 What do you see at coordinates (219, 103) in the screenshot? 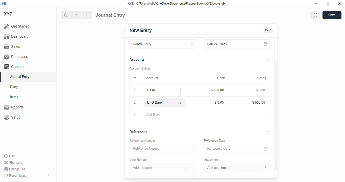
I see `$0.00` at bounding box center [219, 103].